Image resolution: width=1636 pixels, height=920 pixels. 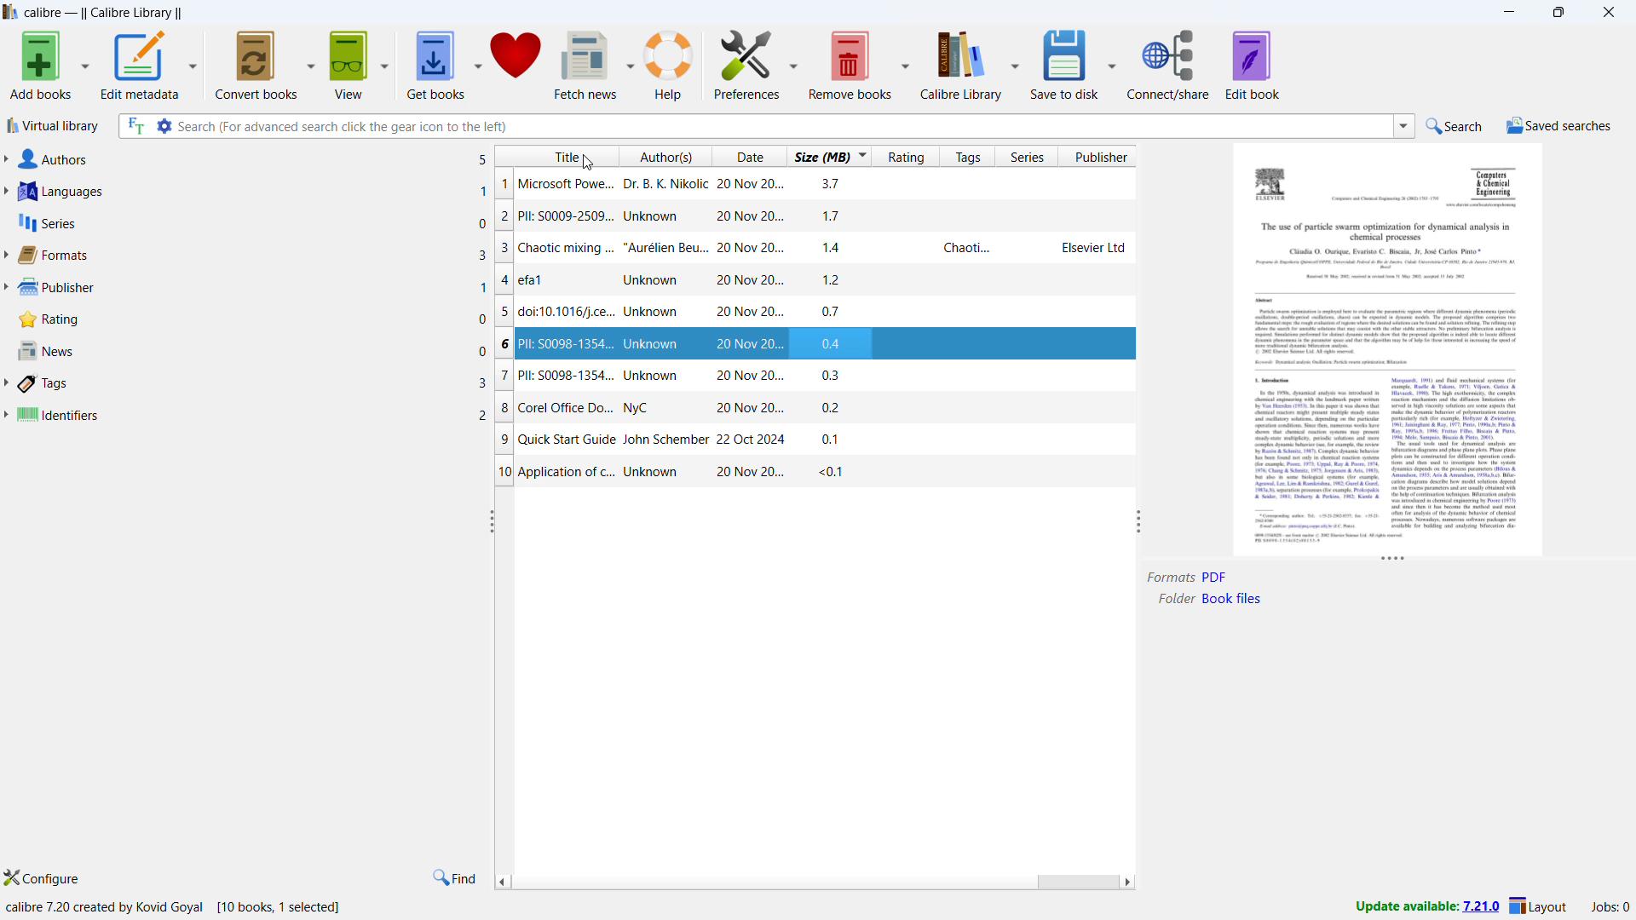 What do you see at coordinates (251, 320) in the screenshot?
I see `rating` at bounding box center [251, 320].